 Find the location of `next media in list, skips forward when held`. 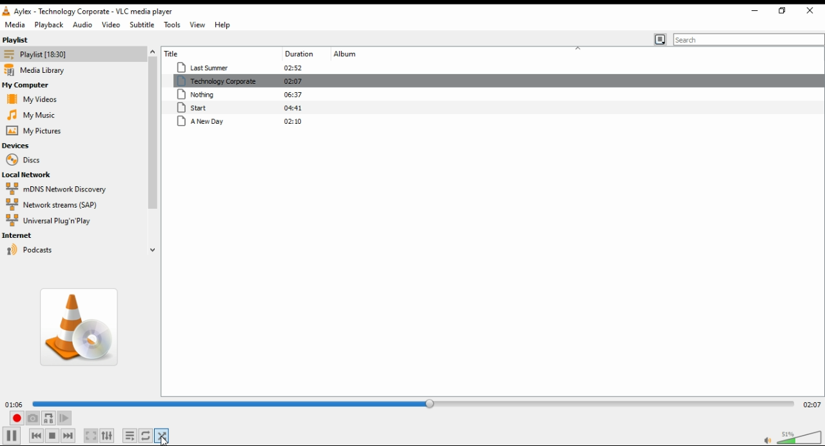

next media in list, skips forward when held is located at coordinates (68, 435).